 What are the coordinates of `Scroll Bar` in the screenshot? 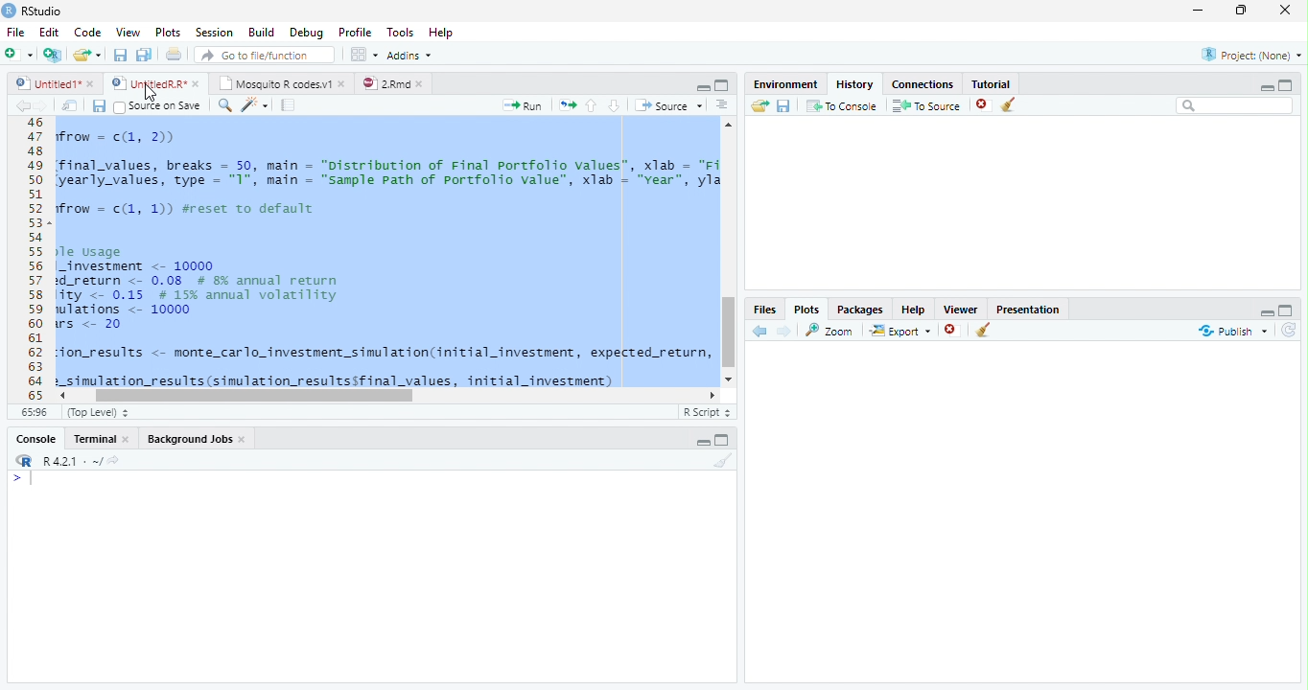 It's located at (730, 333).